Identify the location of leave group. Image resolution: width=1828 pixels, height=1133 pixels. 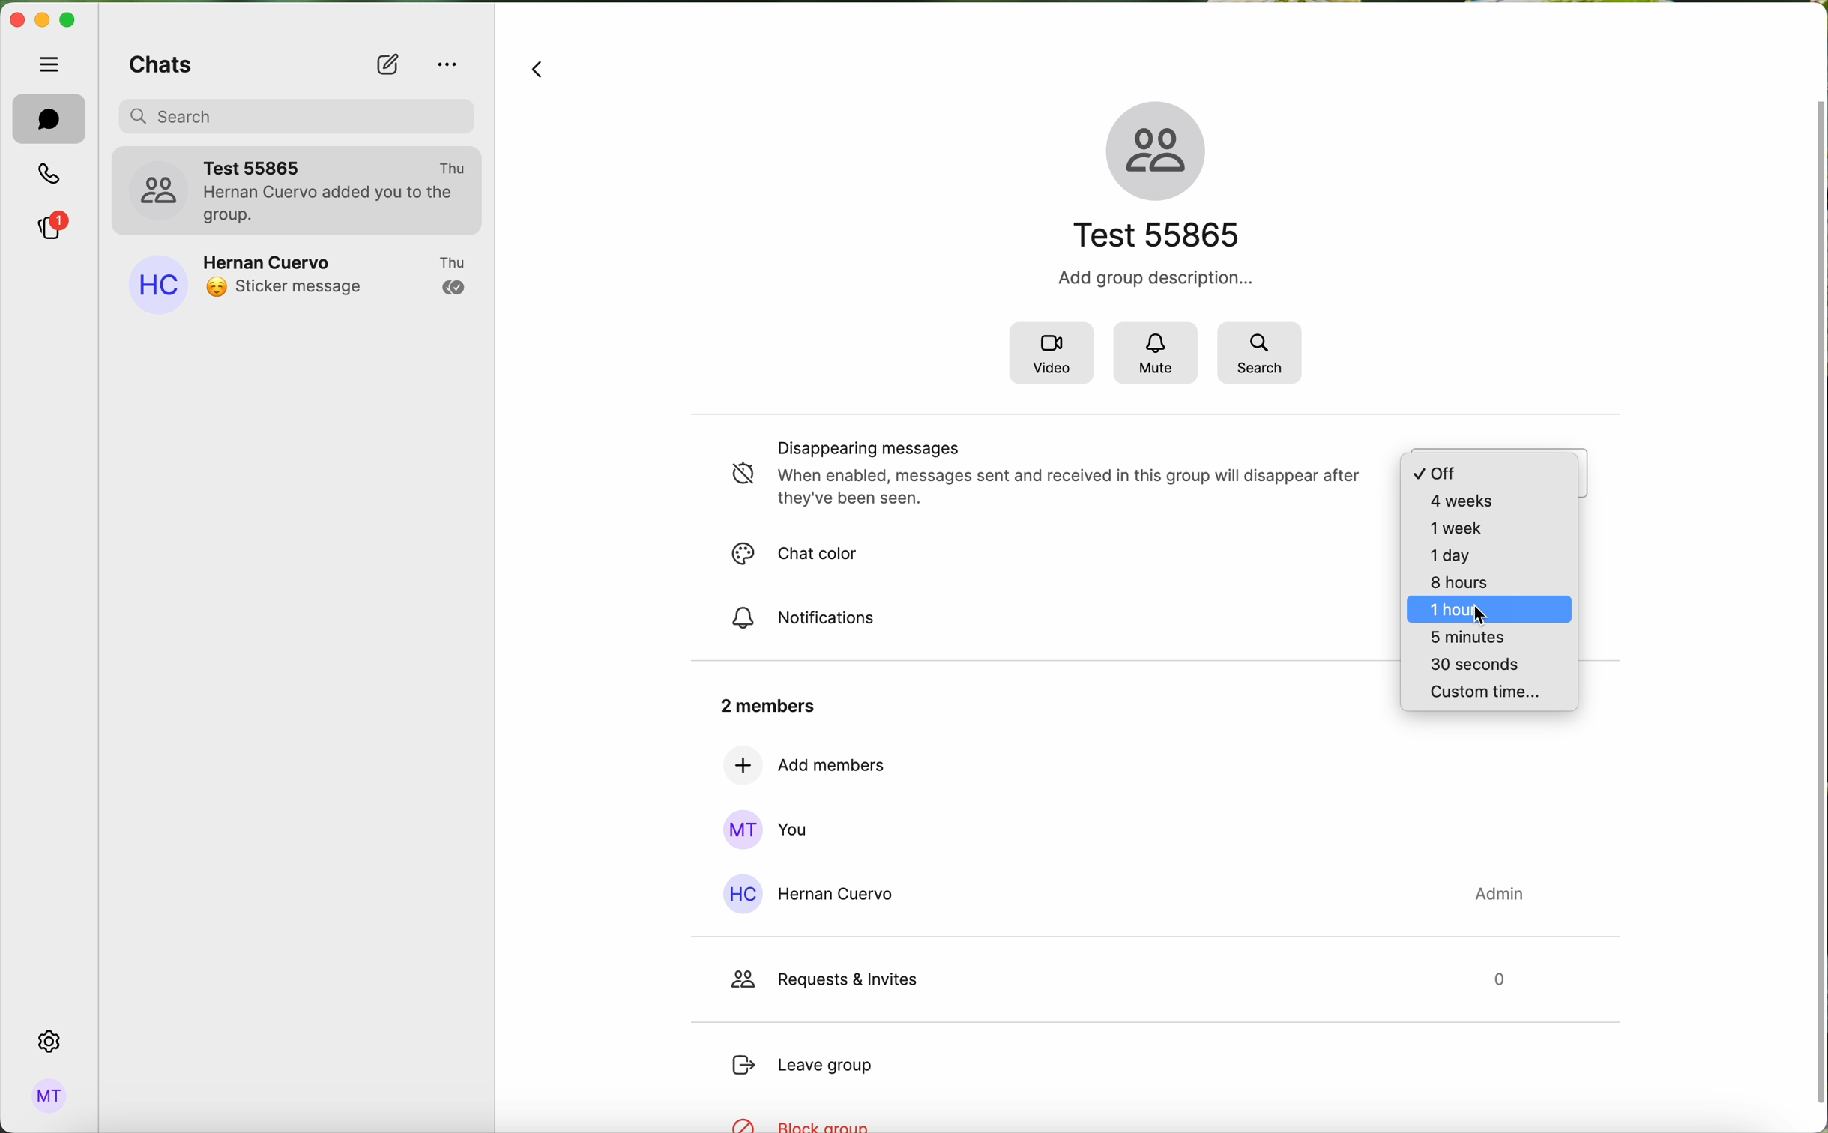
(802, 1064).